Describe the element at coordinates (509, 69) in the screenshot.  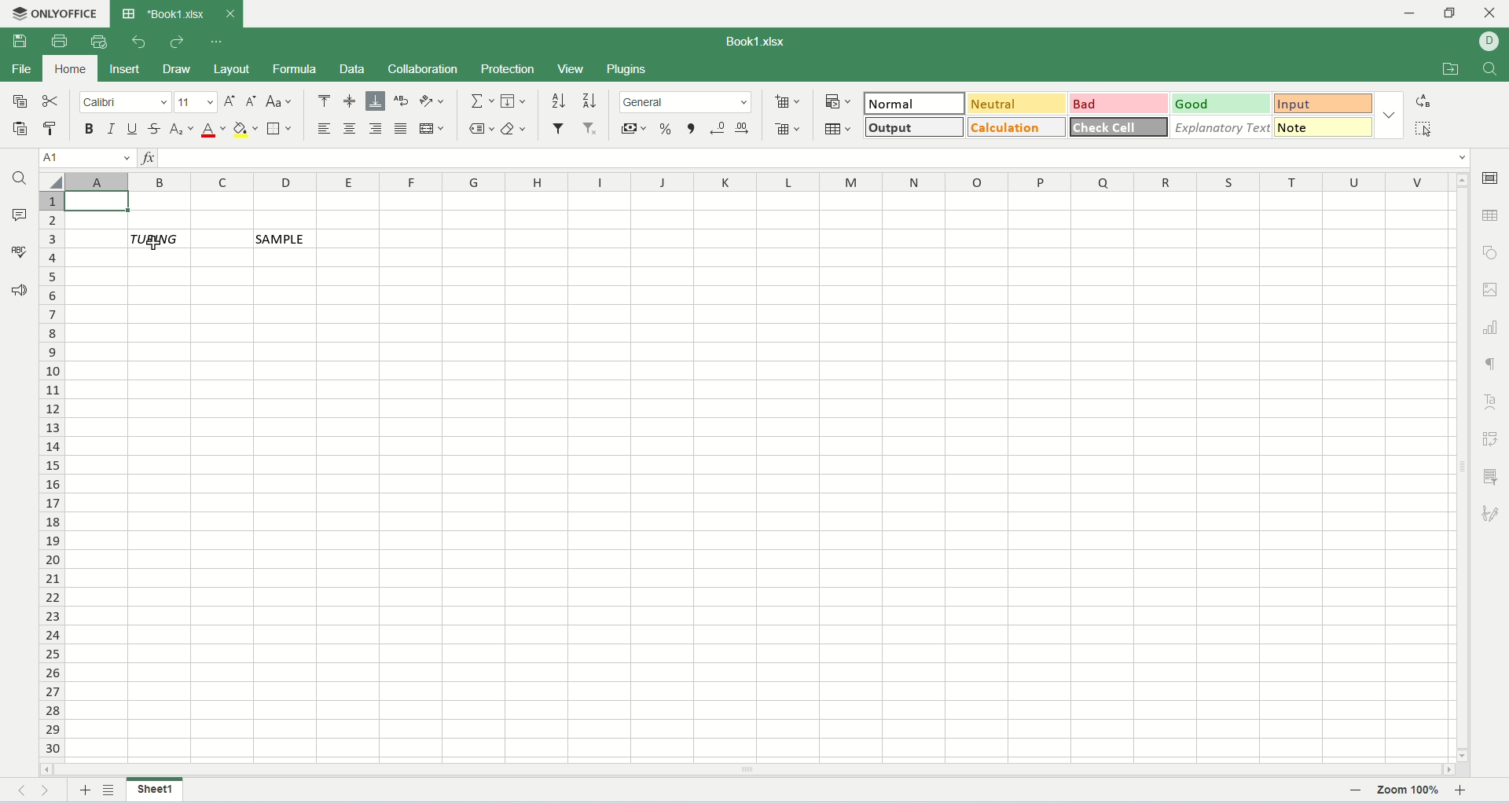
I see `protection` at that location.